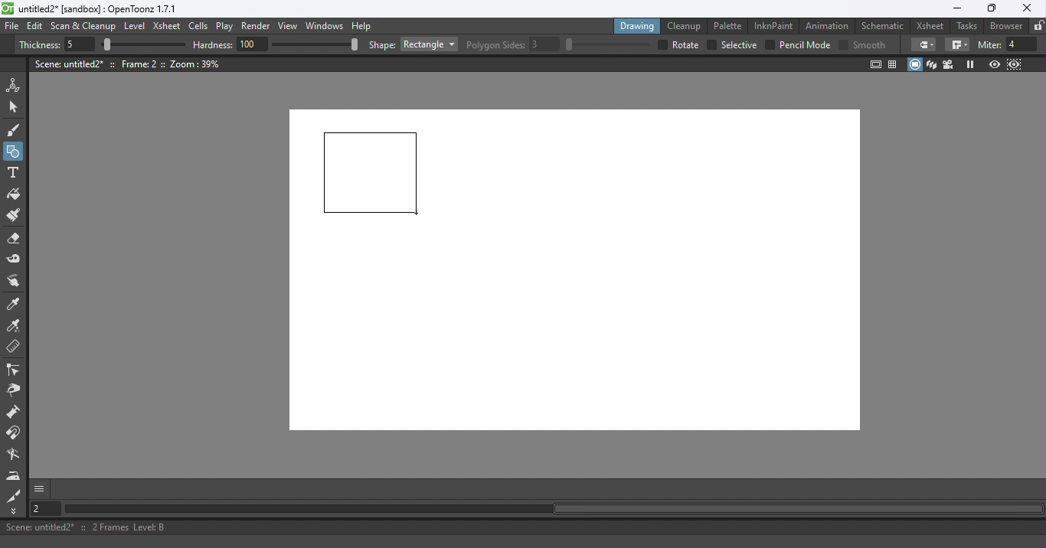  Describe the element at coordinates (661, 44) in the screenshot. I see `checkbox` at that location.